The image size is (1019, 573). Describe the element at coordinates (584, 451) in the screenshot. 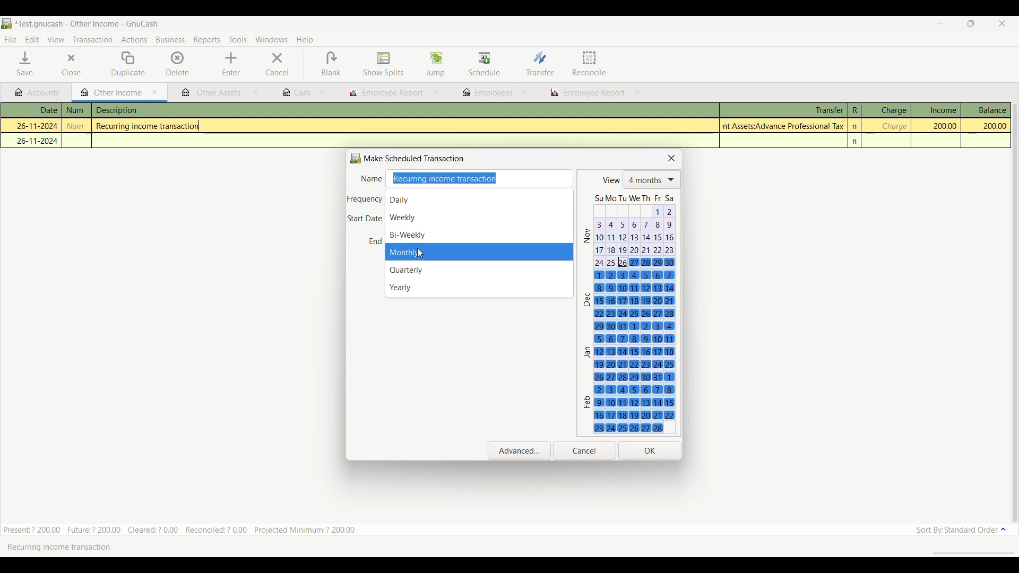

I see `Cancel inputs` at that location.